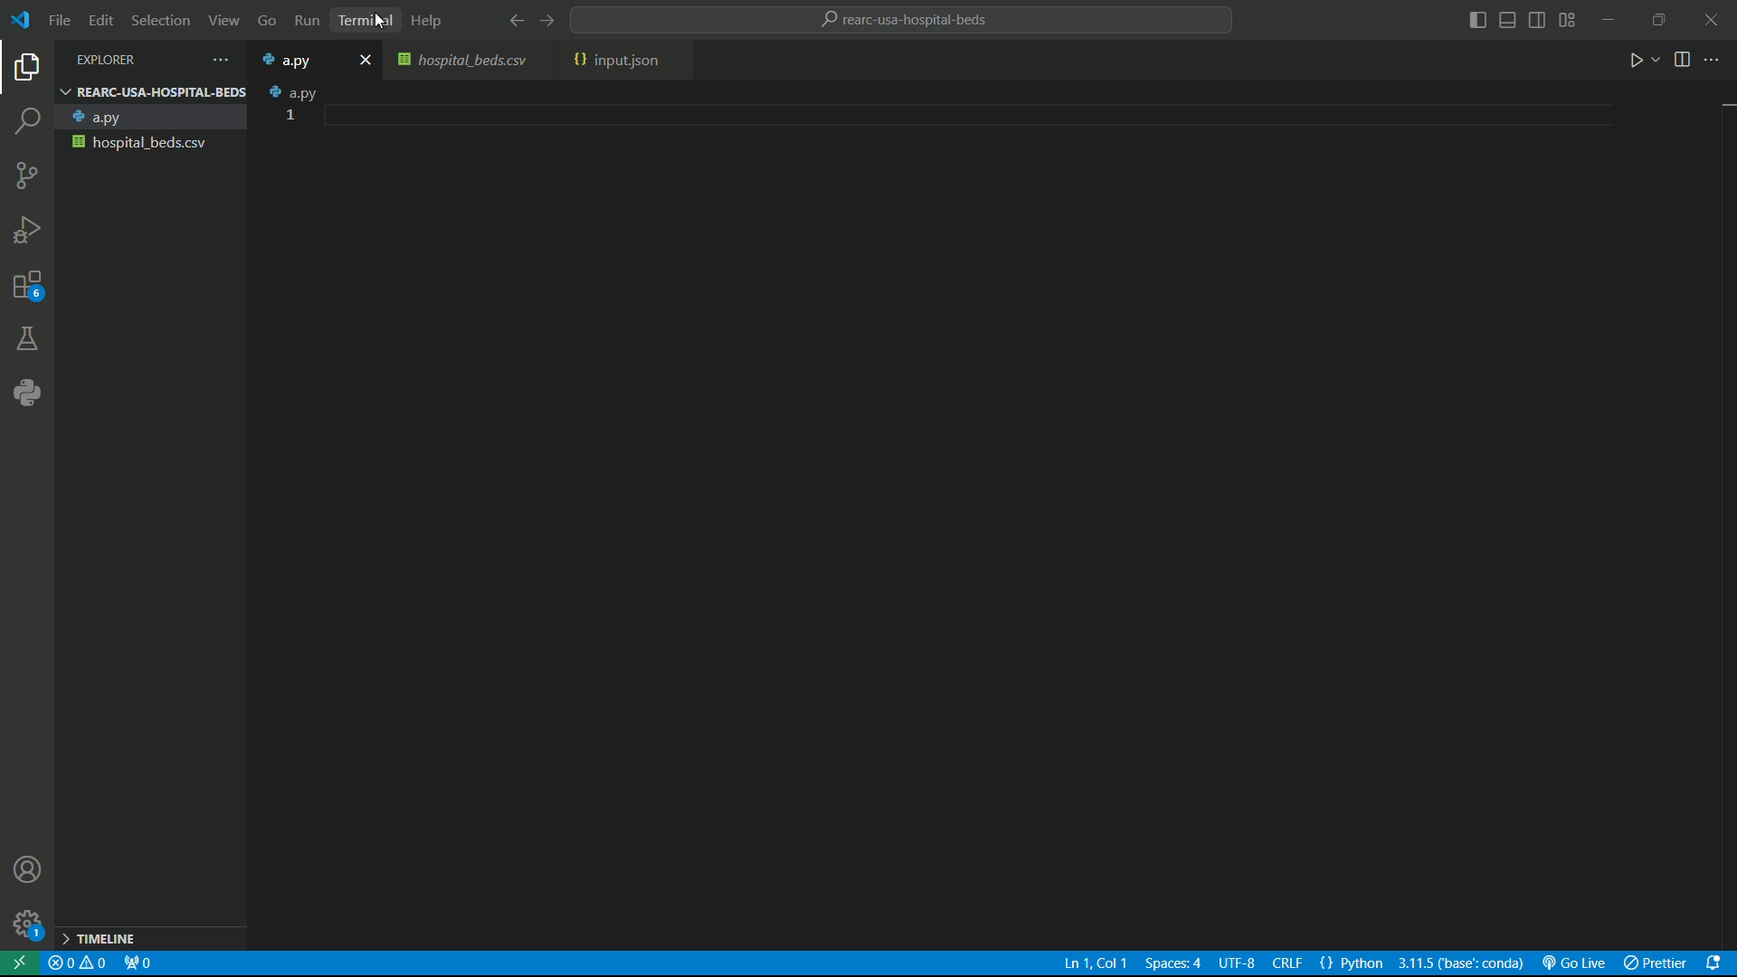  Describe the element at coordinates (151, 938) in the screenshot. I see `timeline` at that location.